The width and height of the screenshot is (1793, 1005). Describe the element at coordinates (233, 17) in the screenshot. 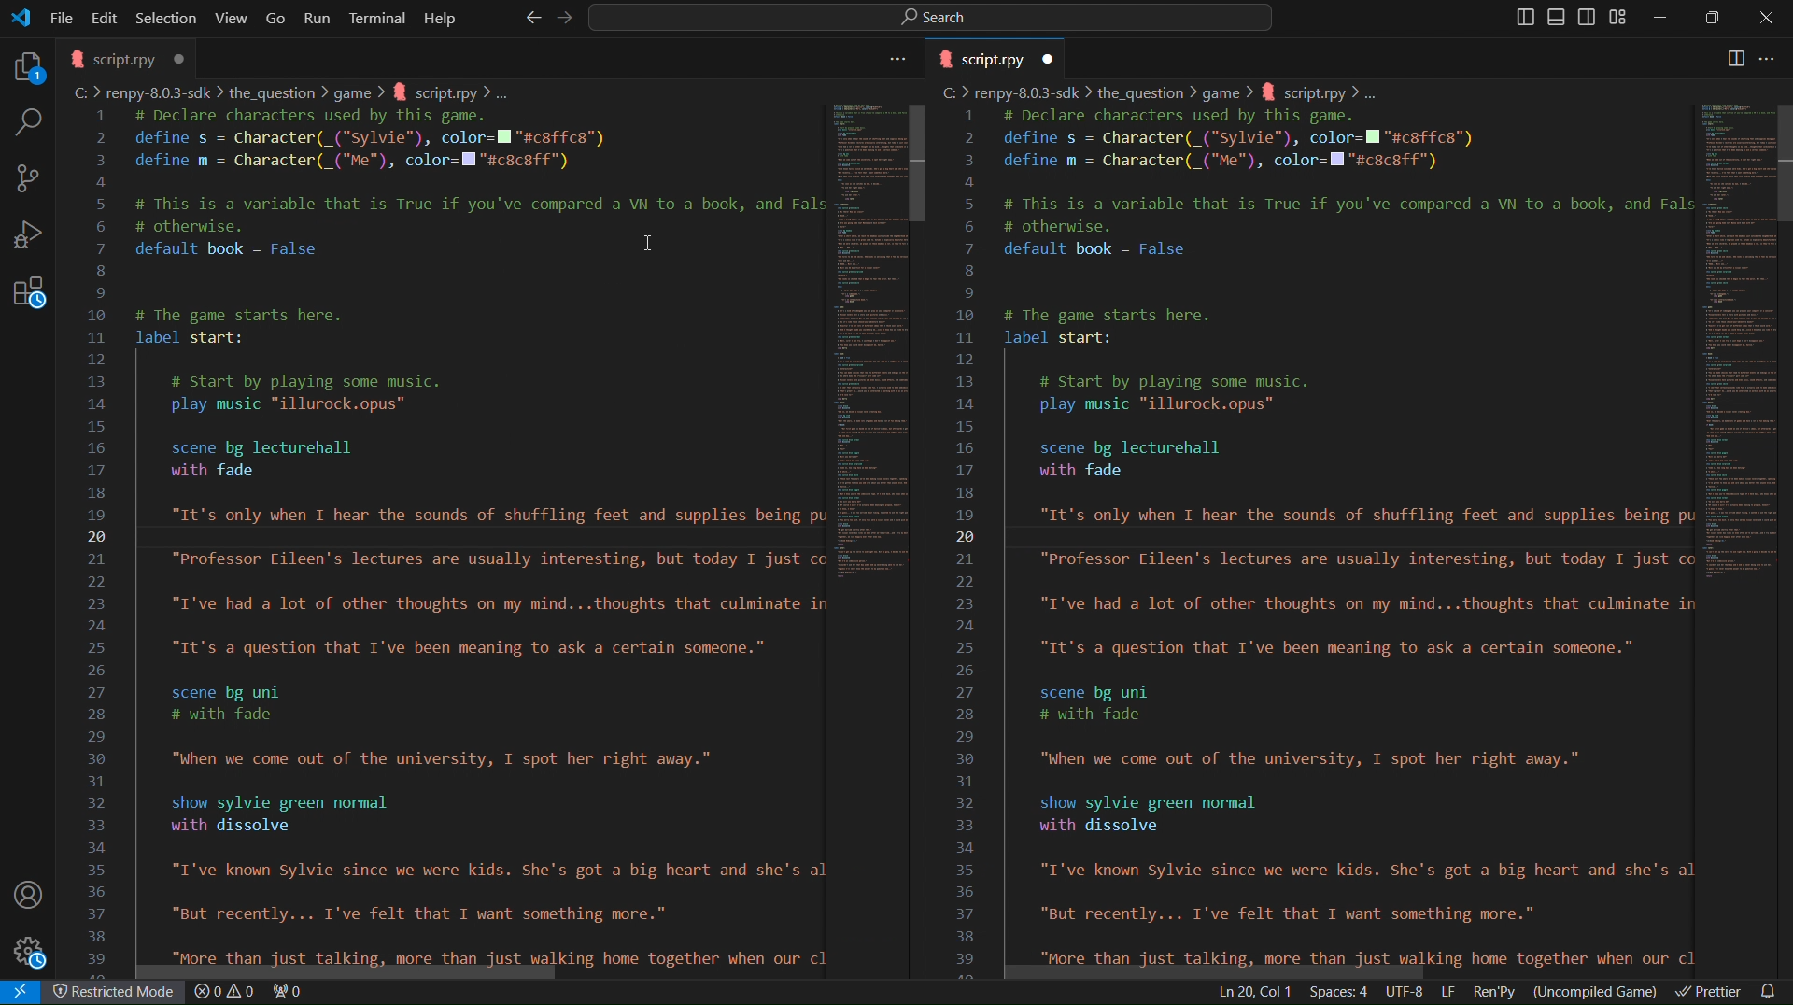

I see `View` at that location.